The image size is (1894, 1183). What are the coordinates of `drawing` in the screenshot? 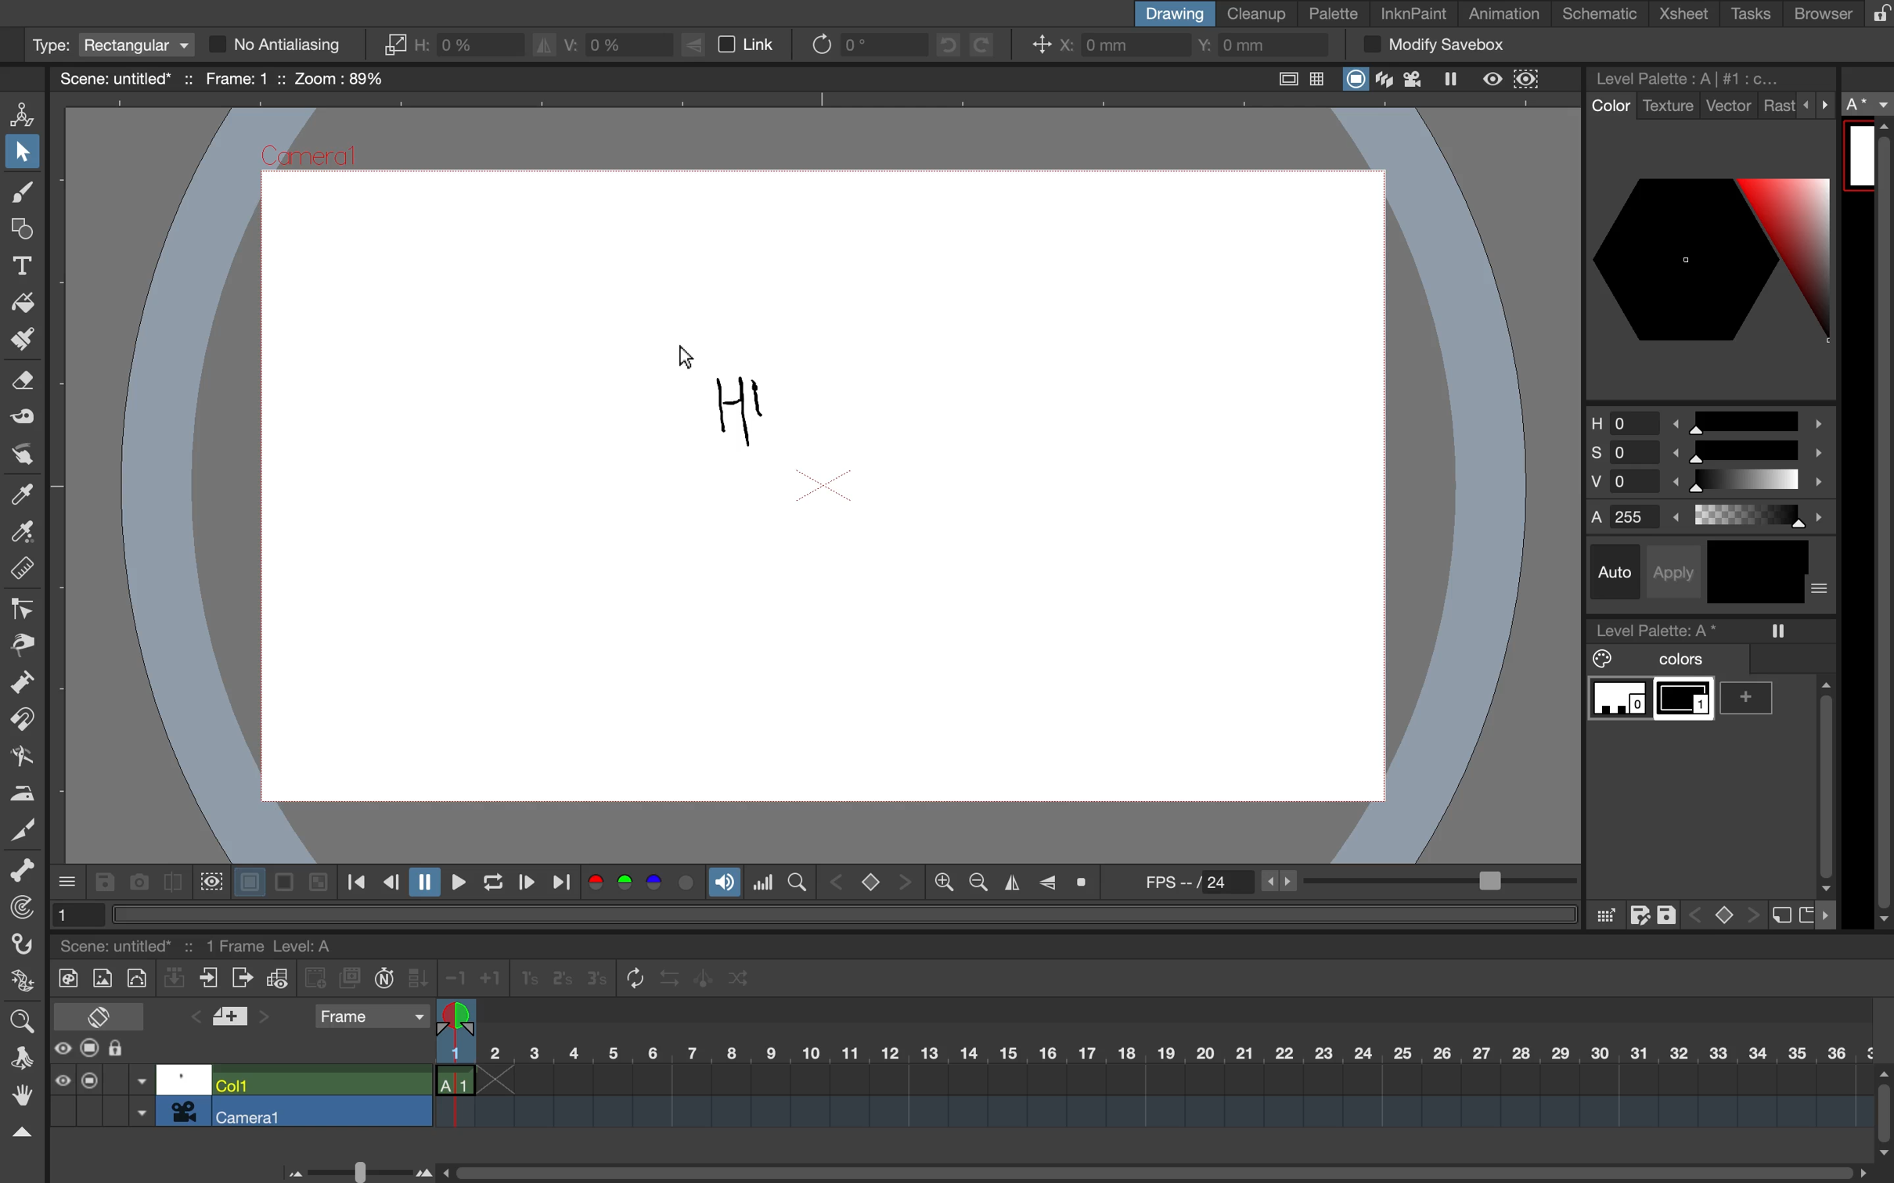 It's located at (1172, 13).